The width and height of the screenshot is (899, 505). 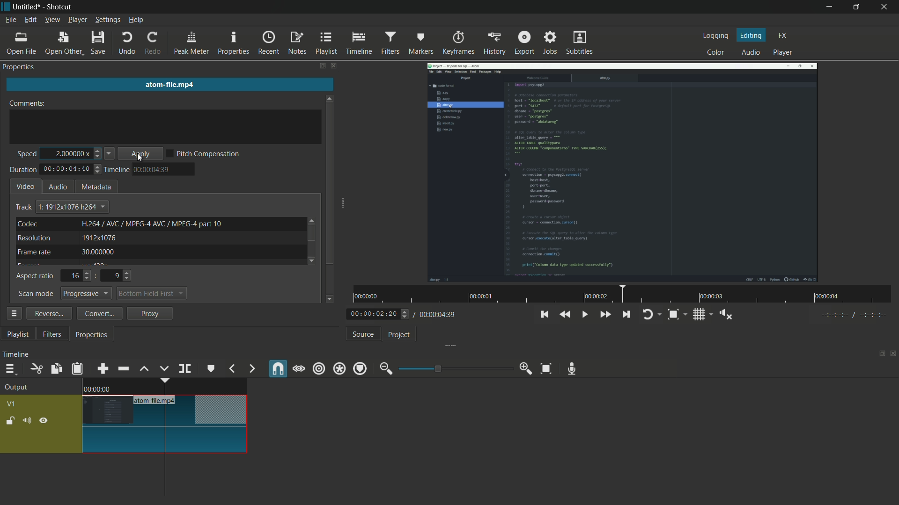 I want to click on decrease, so click(x=98, y=156).